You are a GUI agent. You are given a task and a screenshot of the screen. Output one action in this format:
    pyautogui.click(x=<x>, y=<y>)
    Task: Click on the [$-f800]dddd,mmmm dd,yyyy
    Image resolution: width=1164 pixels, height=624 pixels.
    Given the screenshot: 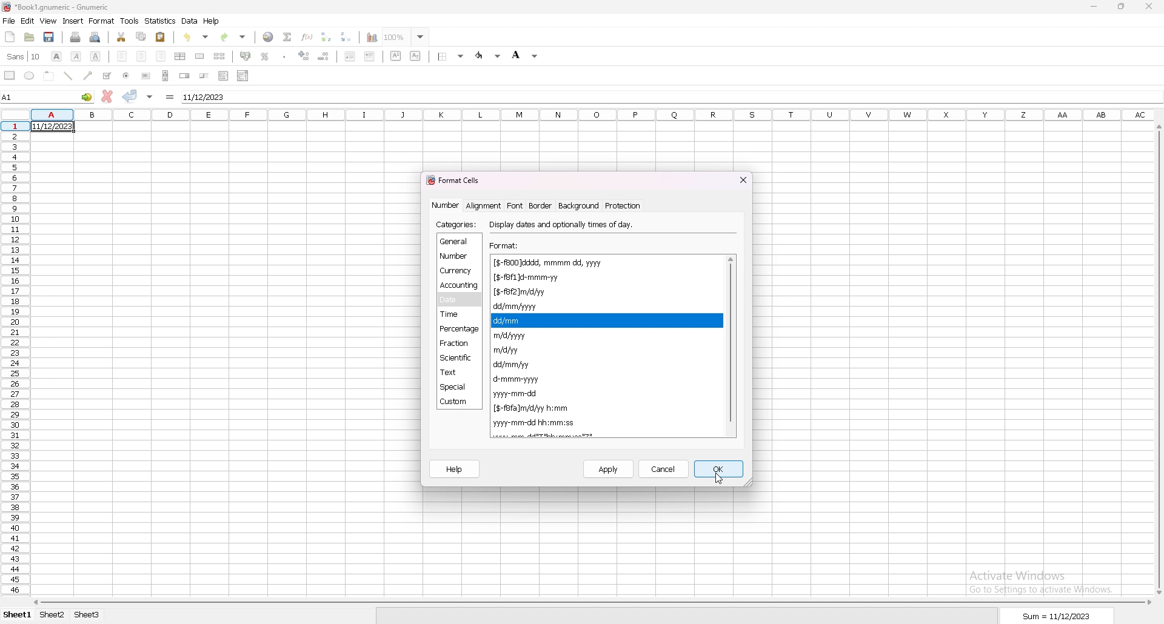 What is the action you would take?
    pyautogui.click(x=550, y=262)
    